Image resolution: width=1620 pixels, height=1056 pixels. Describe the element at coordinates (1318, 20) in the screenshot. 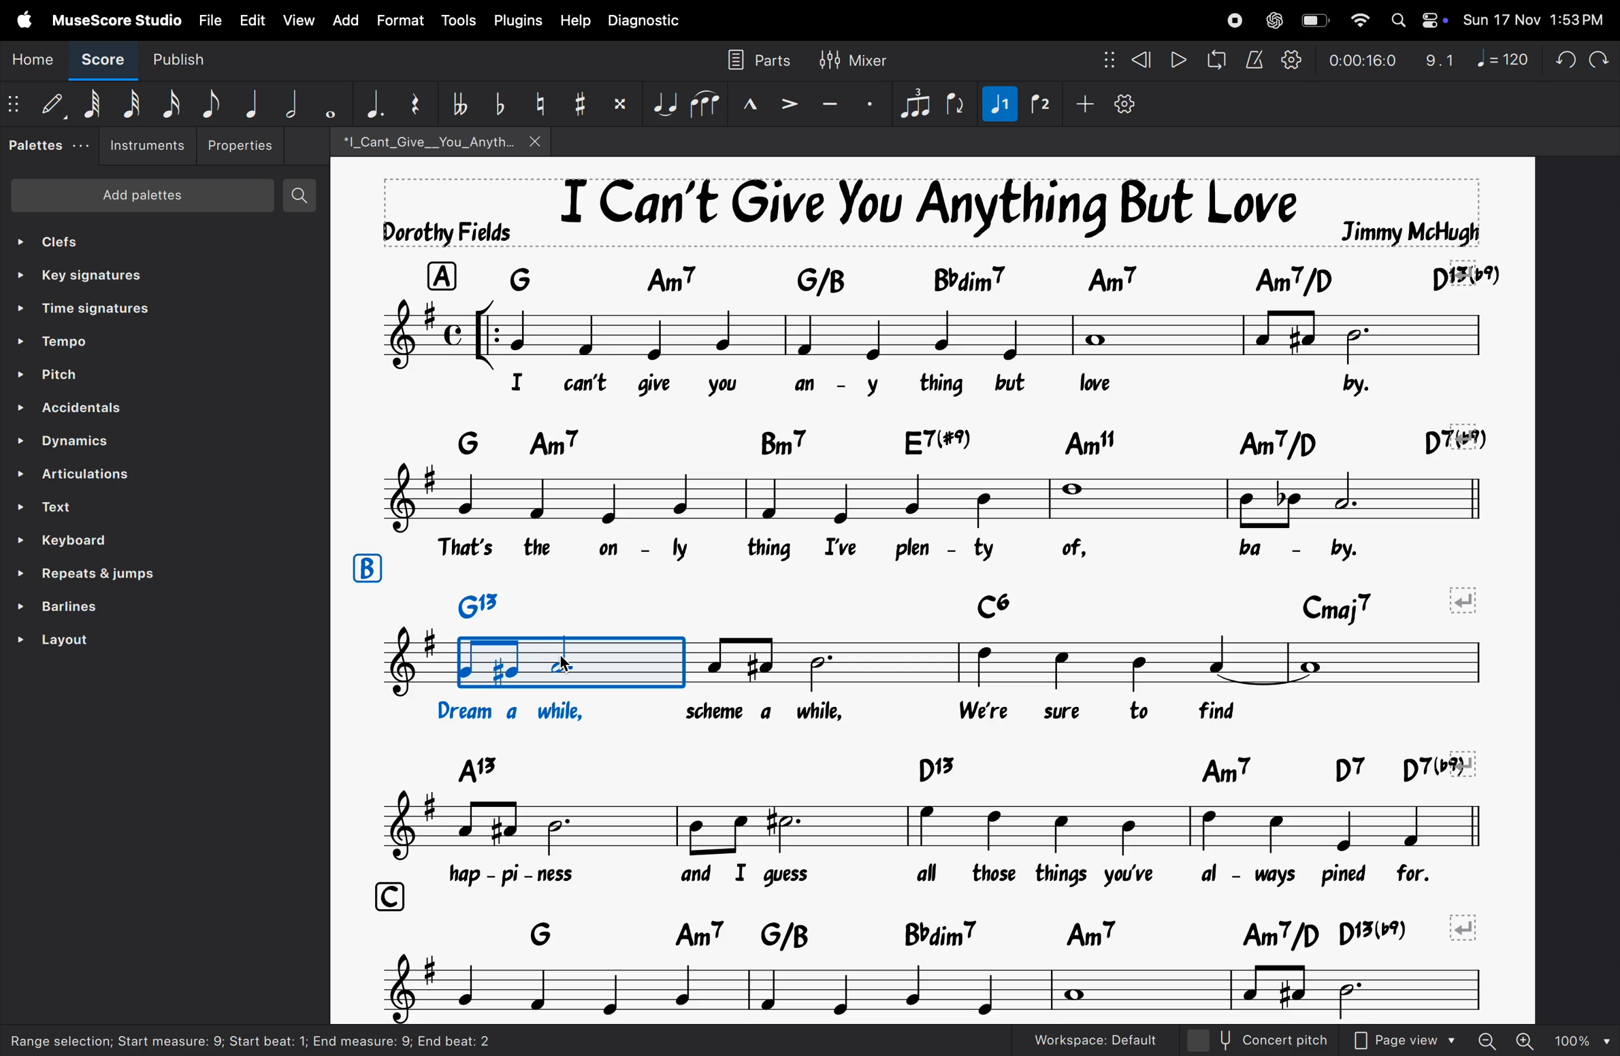

I see `battery` at that location.